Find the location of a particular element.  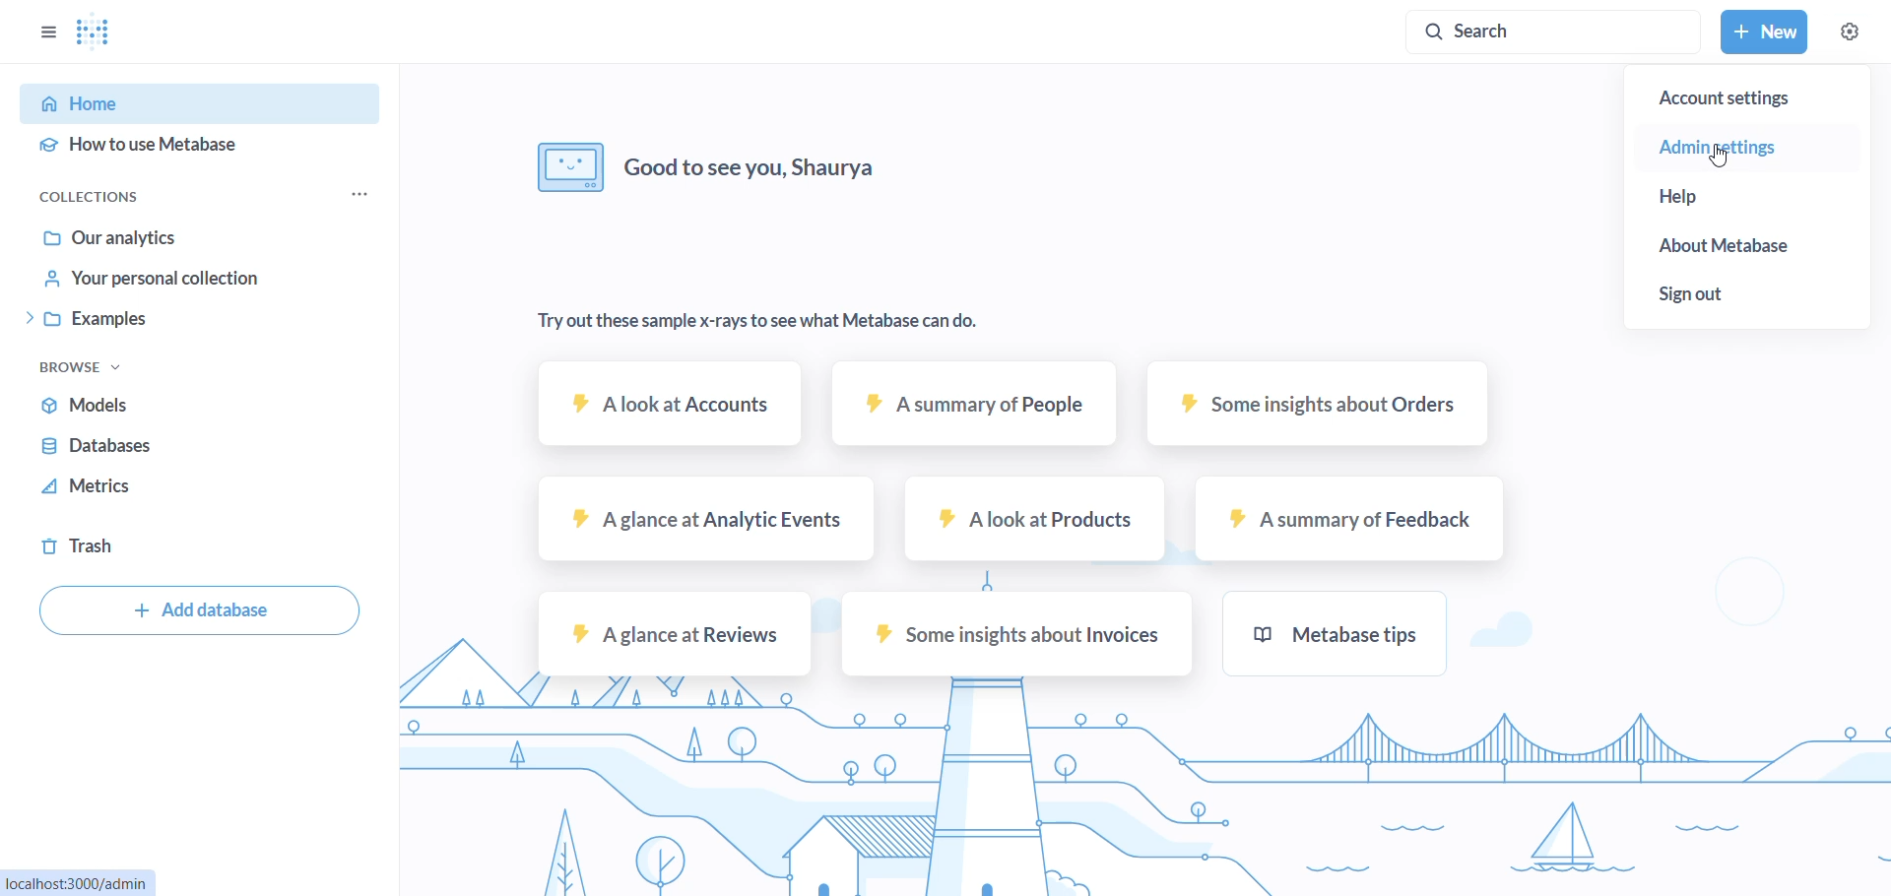

how to use metabase is located at coordinates (182, 148).